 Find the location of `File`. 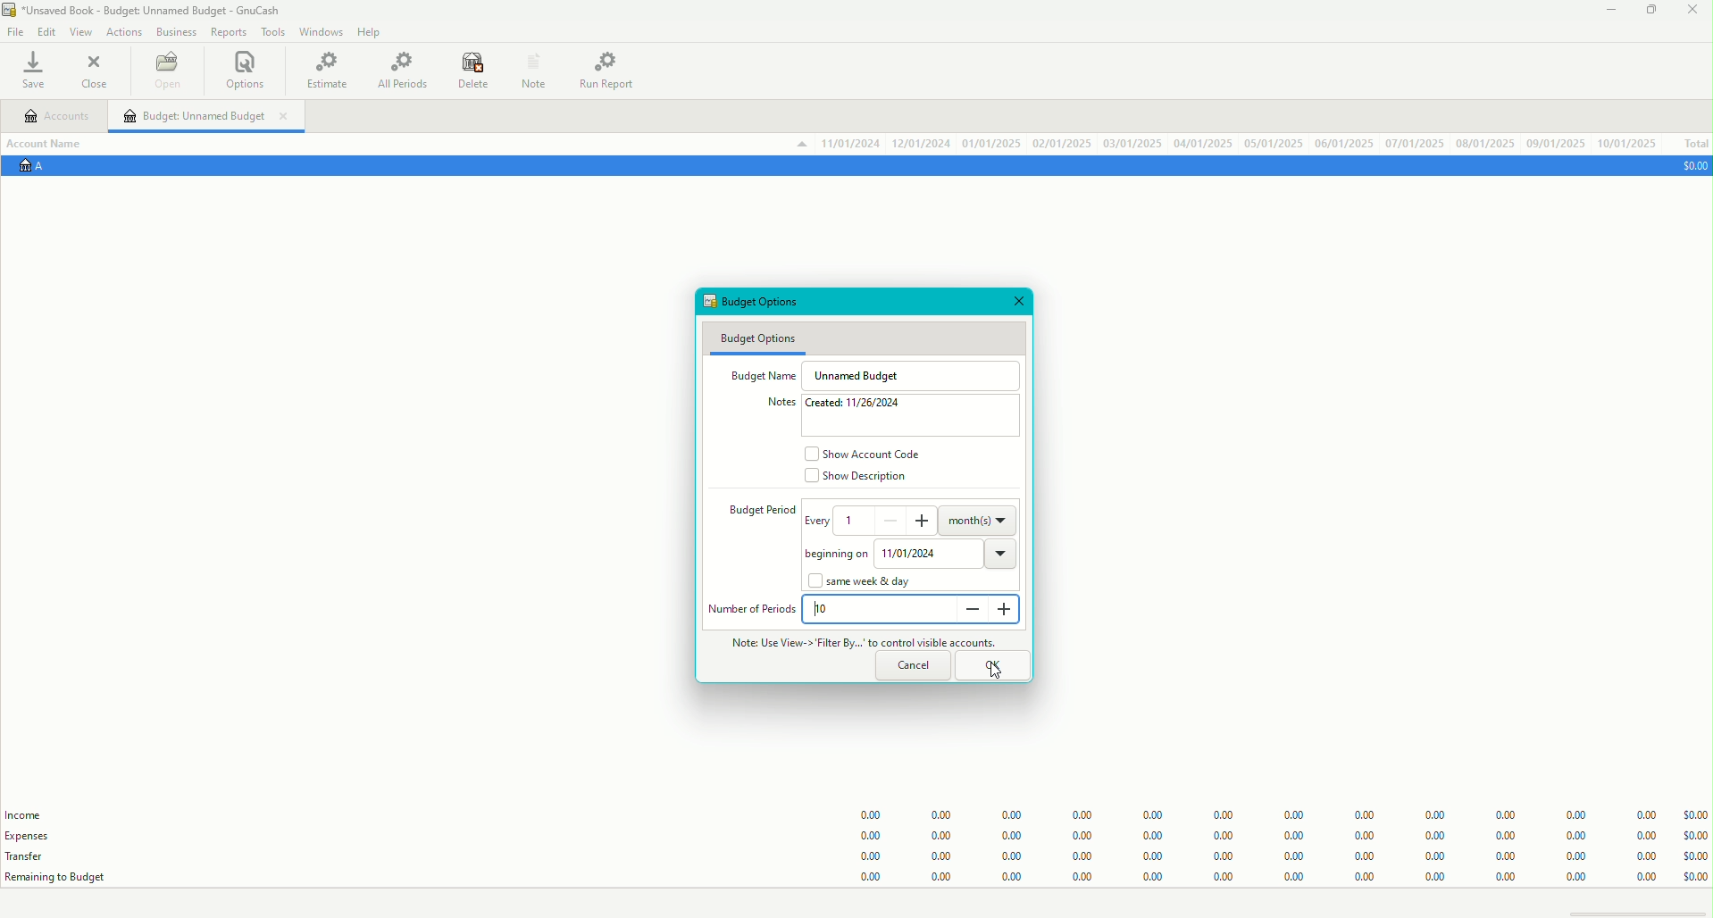

File is located at coordinates (17, 32).